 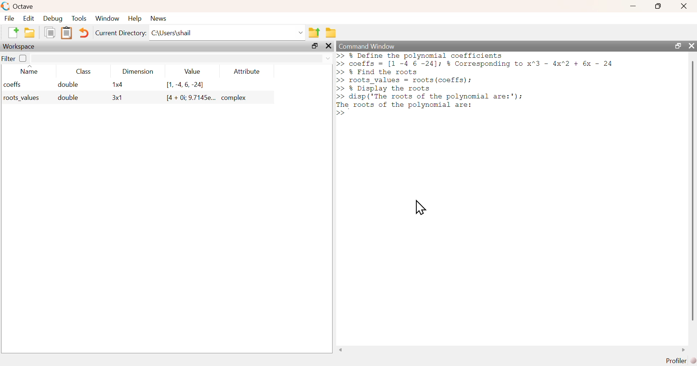 What do you see at coordinates (299, 32) in the screenshot?
I see `dropdown` at bounding box center [299, 32].